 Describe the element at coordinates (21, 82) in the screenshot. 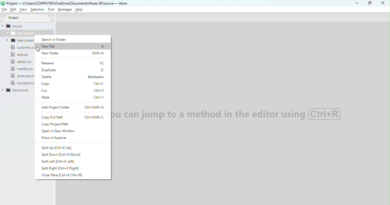

I see `file` at that location.